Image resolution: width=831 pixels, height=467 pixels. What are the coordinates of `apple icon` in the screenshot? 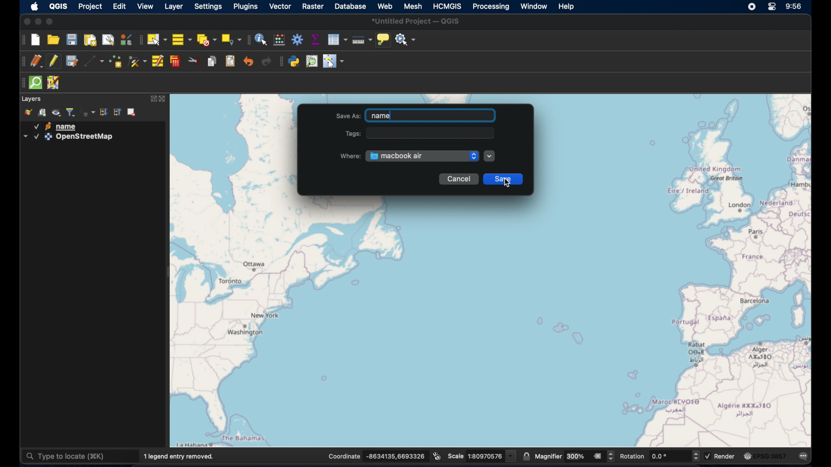 It's located at (35, 7).